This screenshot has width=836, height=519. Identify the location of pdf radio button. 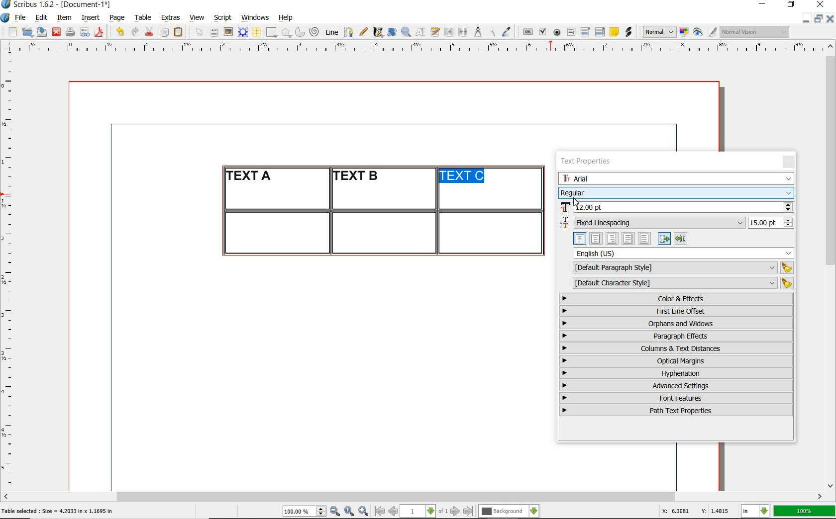
(557, 33).